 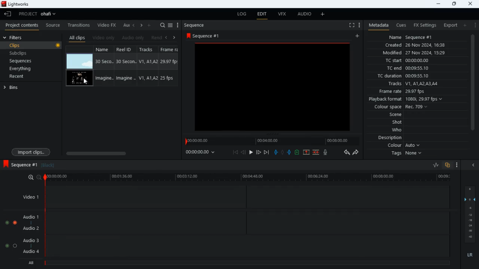 What do you see at coordinates (104, 61) in the screenshot?
I see `30 seco..` at bounding box center [104, 61].